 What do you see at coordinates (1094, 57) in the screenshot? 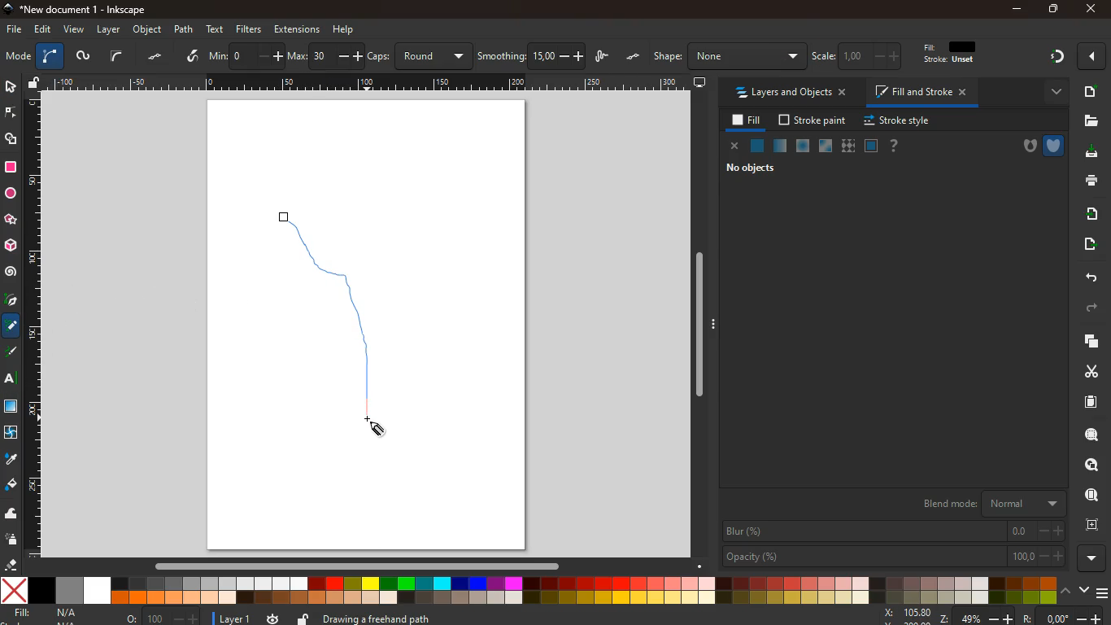
I see `close` at bounding box center [1094, 57].